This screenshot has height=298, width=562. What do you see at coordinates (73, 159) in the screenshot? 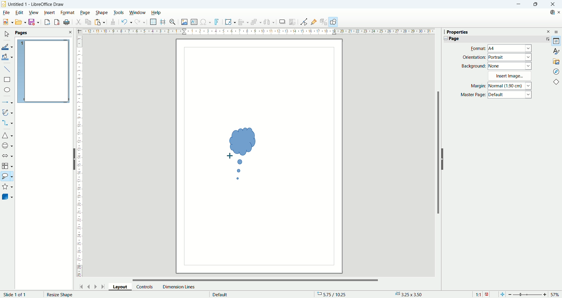
I see `Hide` at bounding box center [73, 159].